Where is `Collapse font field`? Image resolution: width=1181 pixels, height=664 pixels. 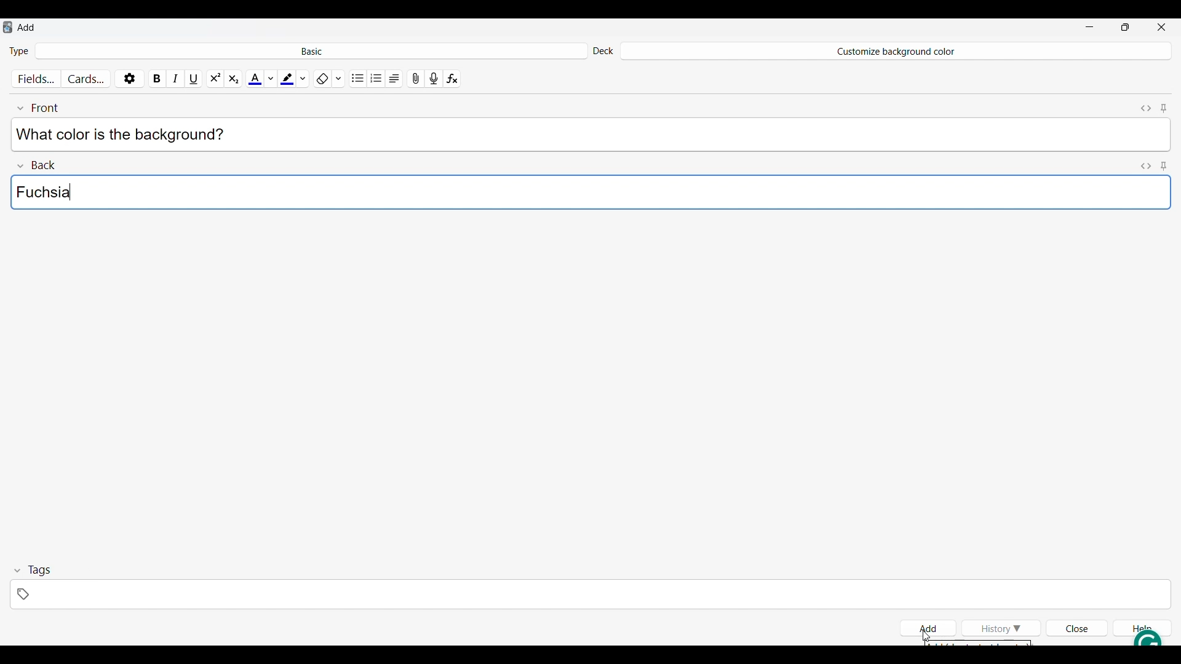 Collapse font field is located at coordinates (38, 106).